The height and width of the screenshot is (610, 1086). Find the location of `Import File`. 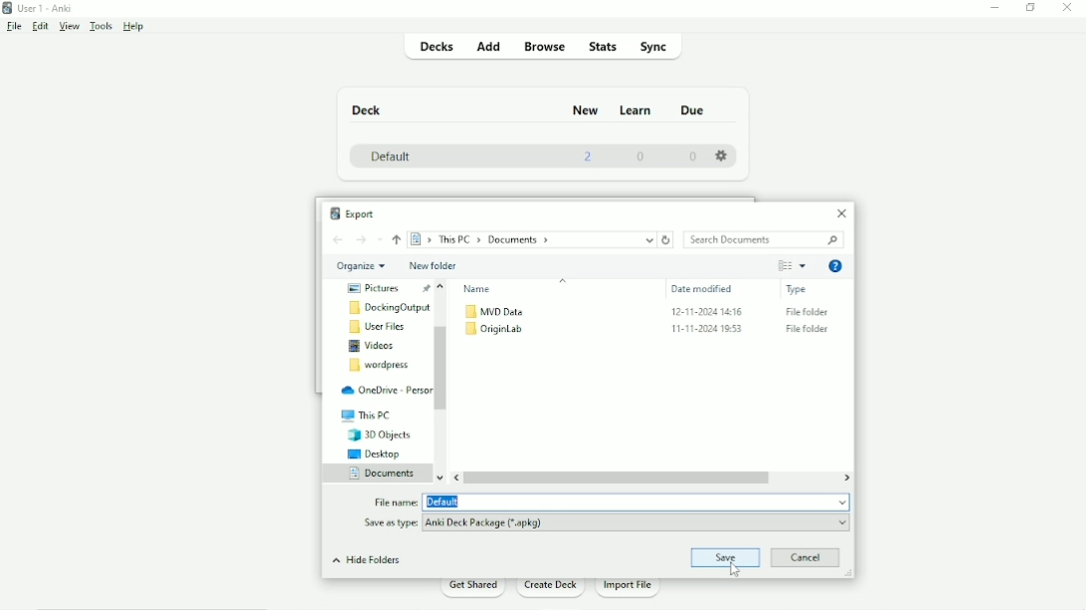

Import File is located at coordinates (628, 588).